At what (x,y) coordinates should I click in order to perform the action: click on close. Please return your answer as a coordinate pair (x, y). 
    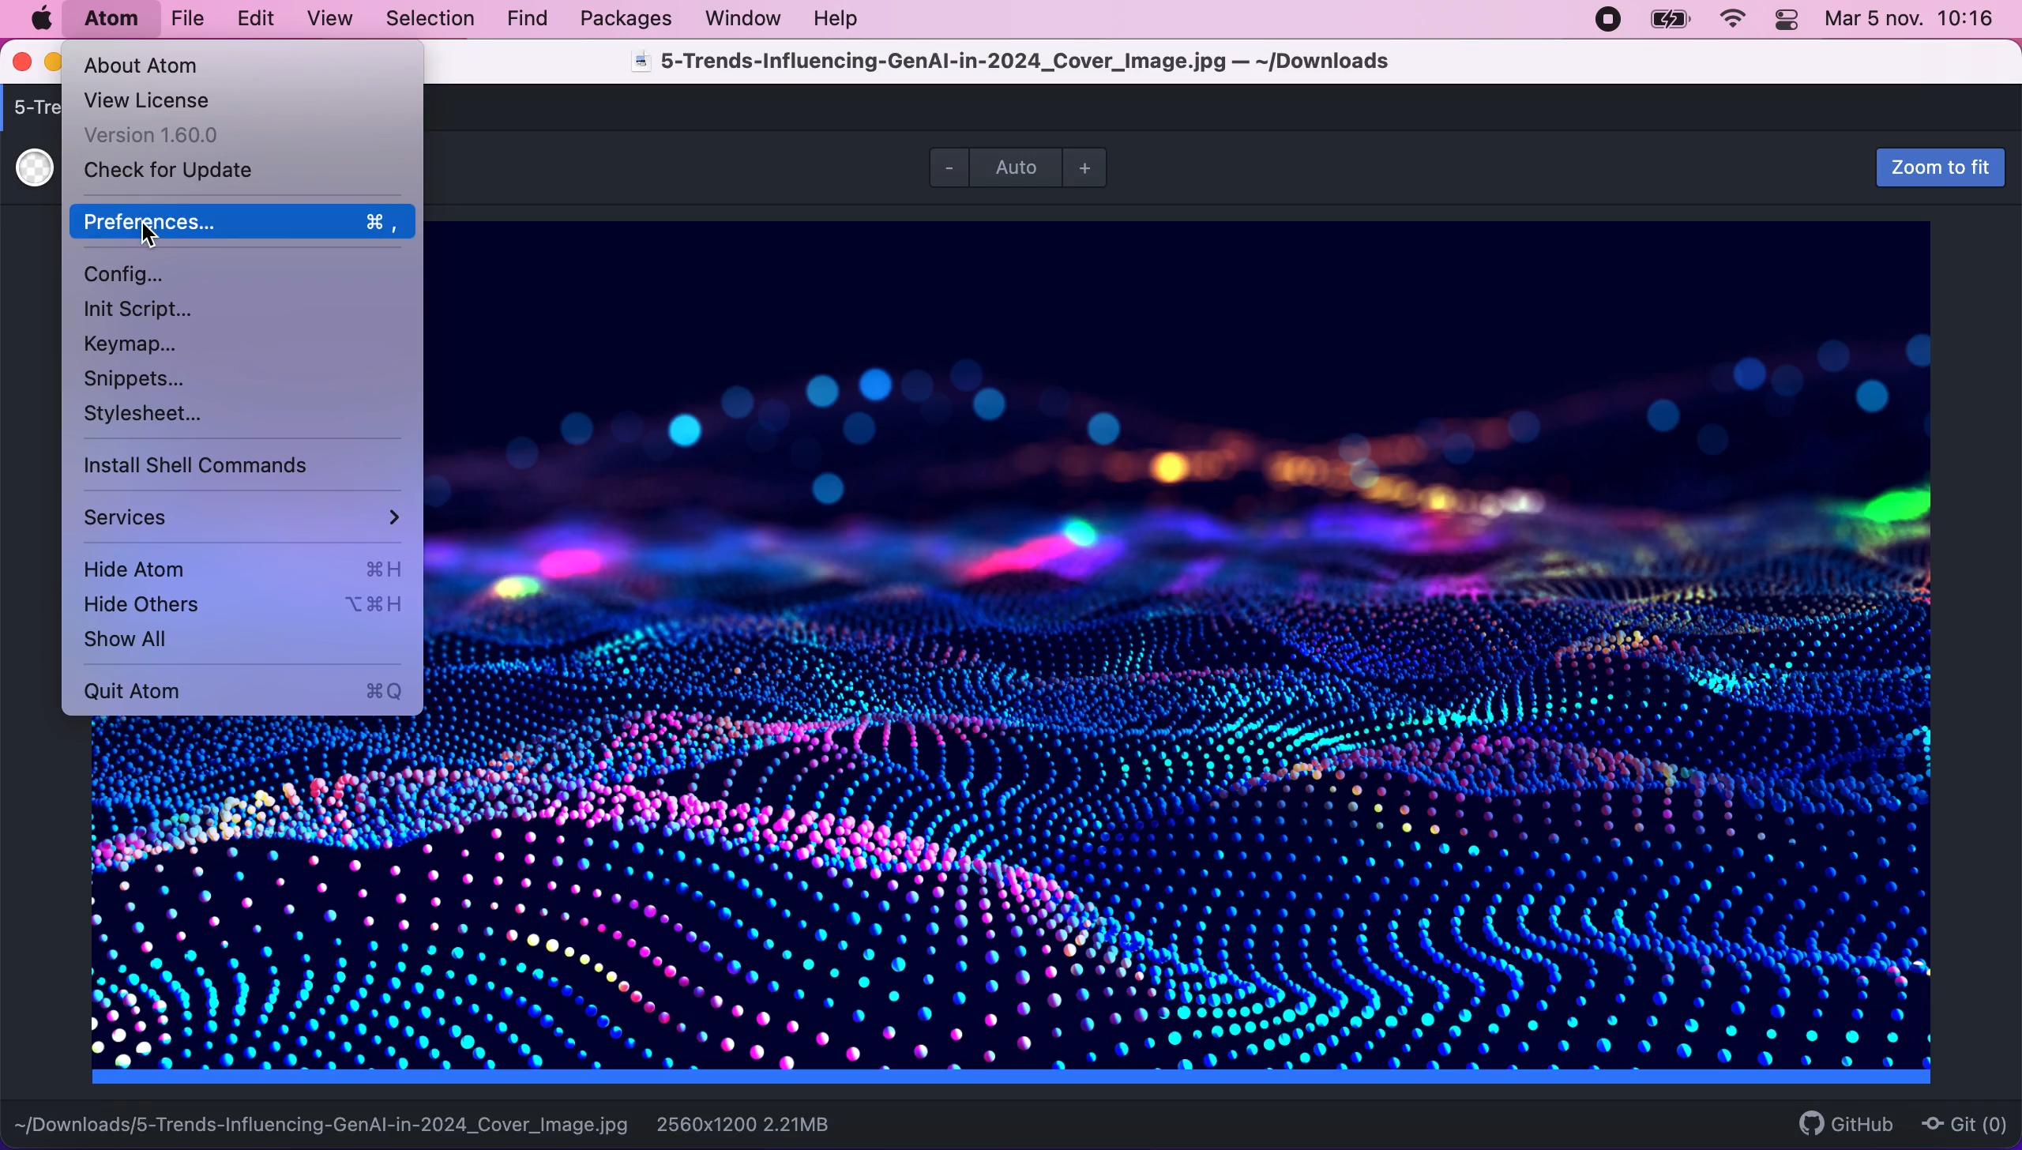
    Looking at the image, I should click on (24, 63).